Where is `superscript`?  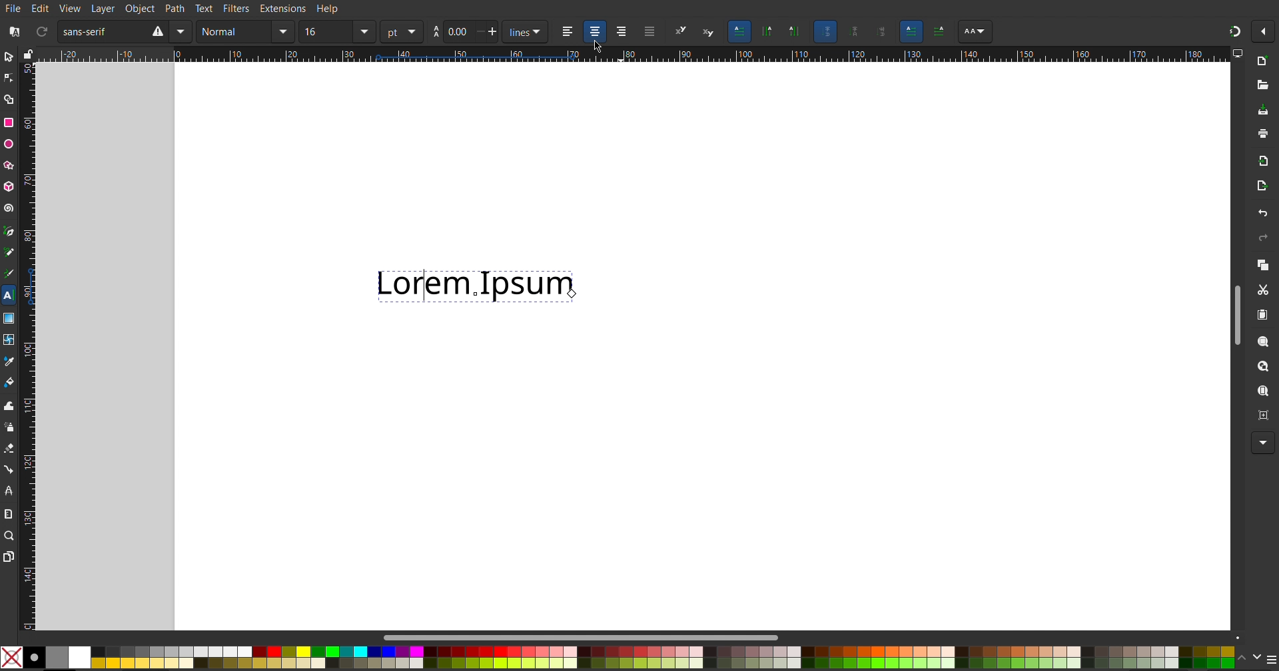
superscript is located at coordinates (683, 33).